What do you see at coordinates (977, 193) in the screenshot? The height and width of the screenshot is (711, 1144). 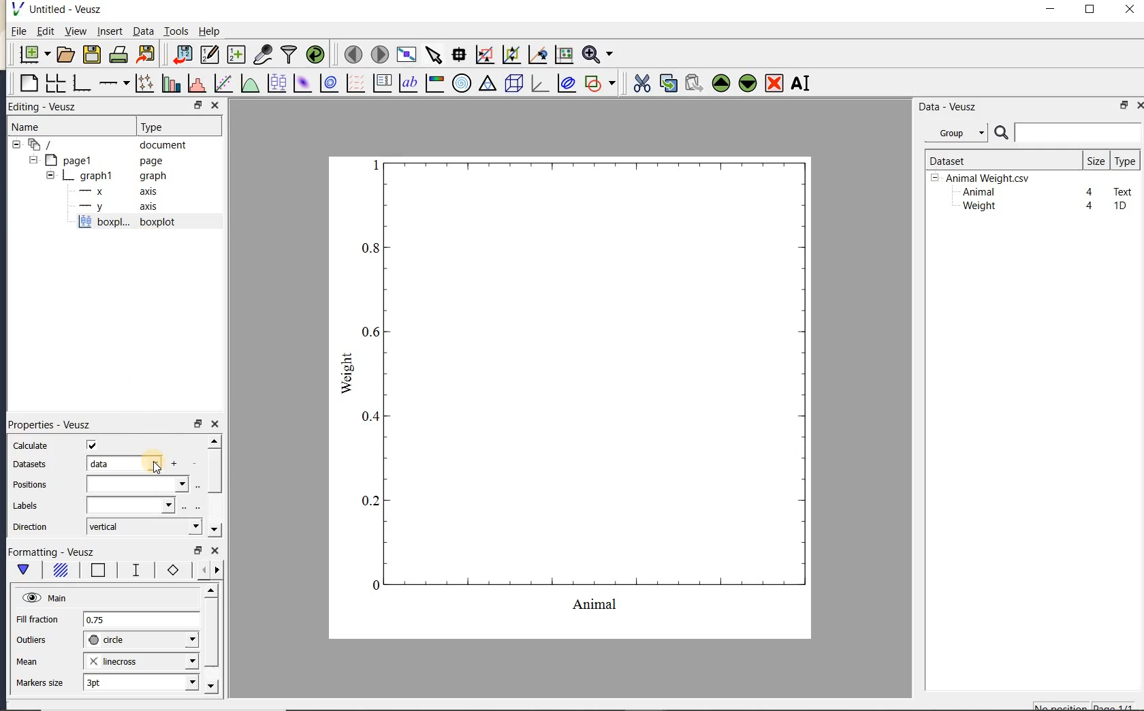 I see `Animal` at bounding box center [977, 193].